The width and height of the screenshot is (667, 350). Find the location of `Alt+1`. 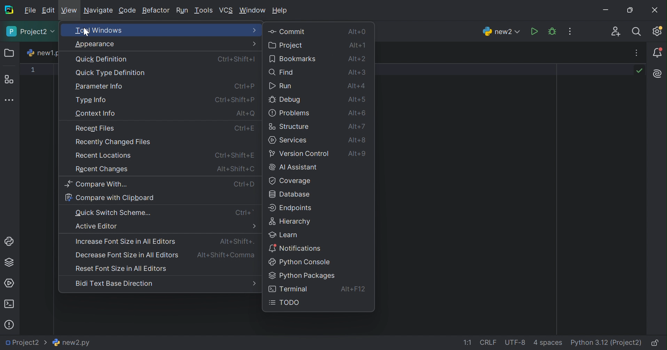

Alt+1 is located at coordinates (356, 45).